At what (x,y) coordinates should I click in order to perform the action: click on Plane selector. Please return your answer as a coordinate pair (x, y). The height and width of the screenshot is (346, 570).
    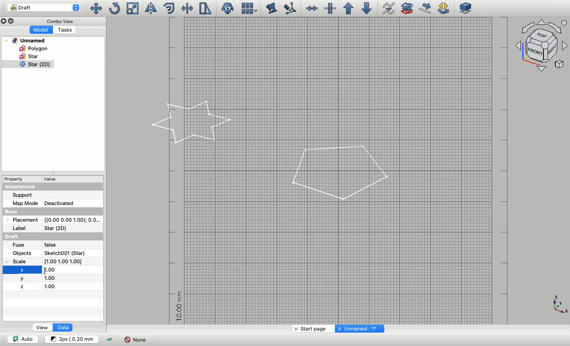
    Looking at the image, I should click on (466, 8).